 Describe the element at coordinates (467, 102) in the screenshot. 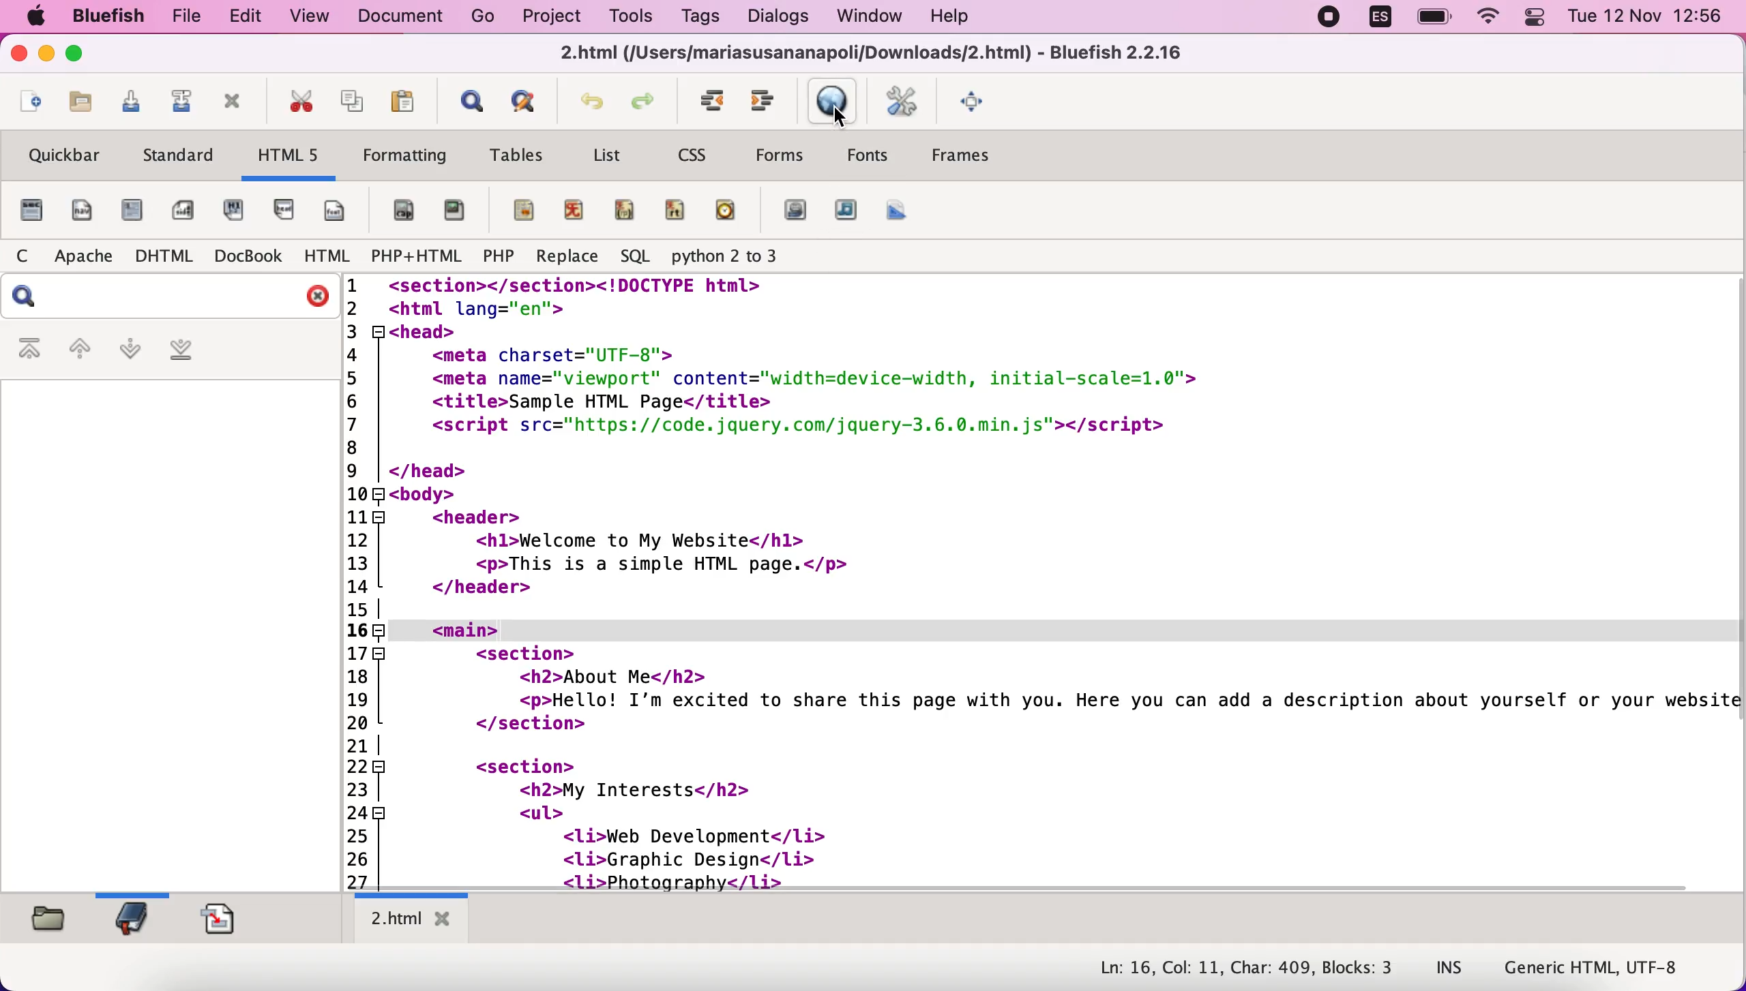

I see `show find bar` at that location.